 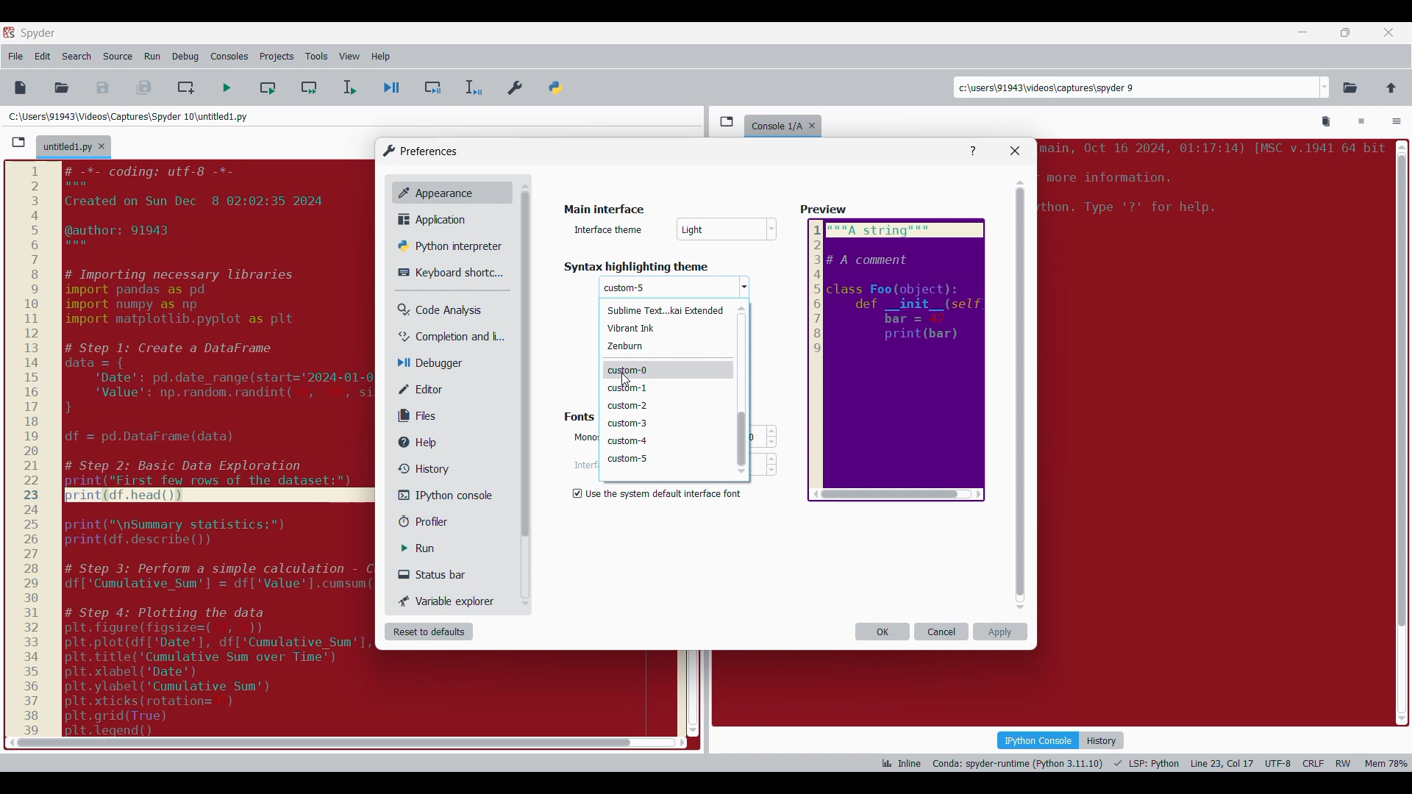 What do you see at coordinates (825, 210) in the screenshot?
I see `` at bounding box center [825, 210].